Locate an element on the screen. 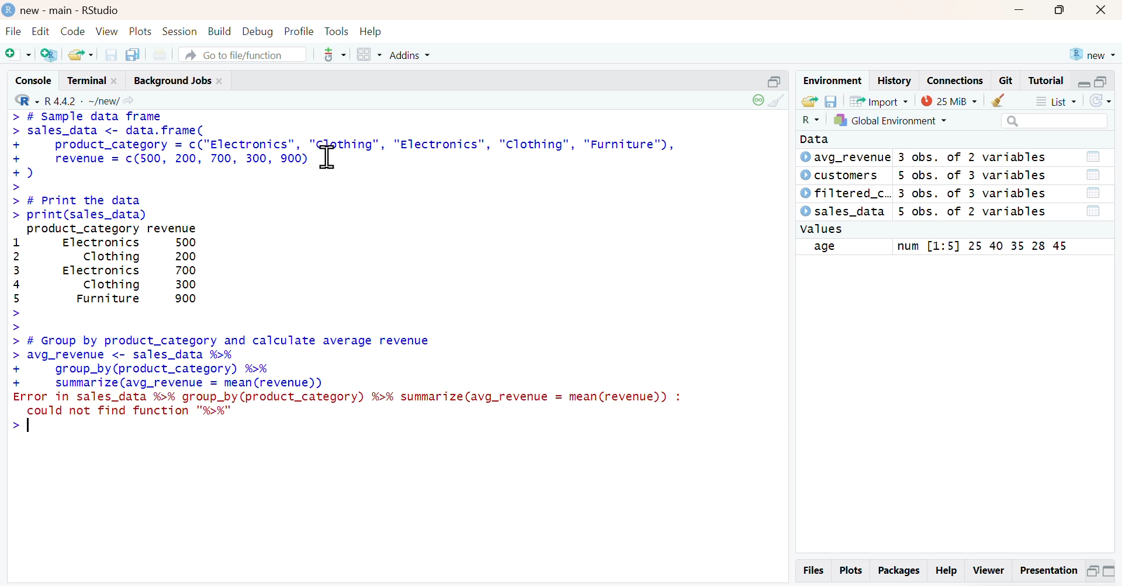 This screenshot has width=1122, height=586. Import Dataset is located at coordinates (880, 102).